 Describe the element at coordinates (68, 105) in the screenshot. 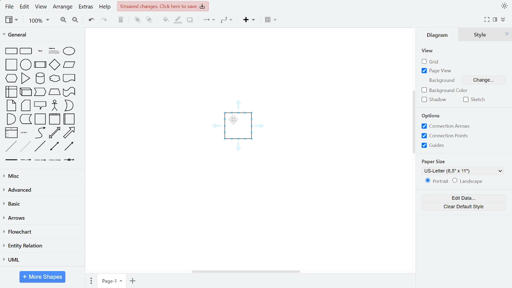

I see `general shapes` at that location.